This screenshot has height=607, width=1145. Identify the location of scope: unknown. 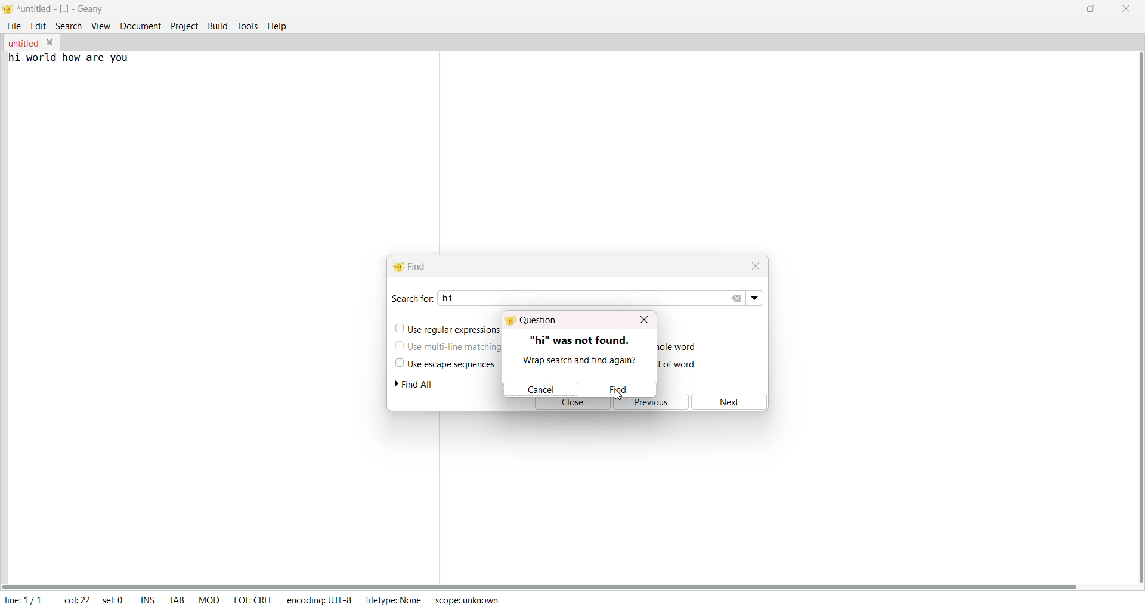
(465, 599).